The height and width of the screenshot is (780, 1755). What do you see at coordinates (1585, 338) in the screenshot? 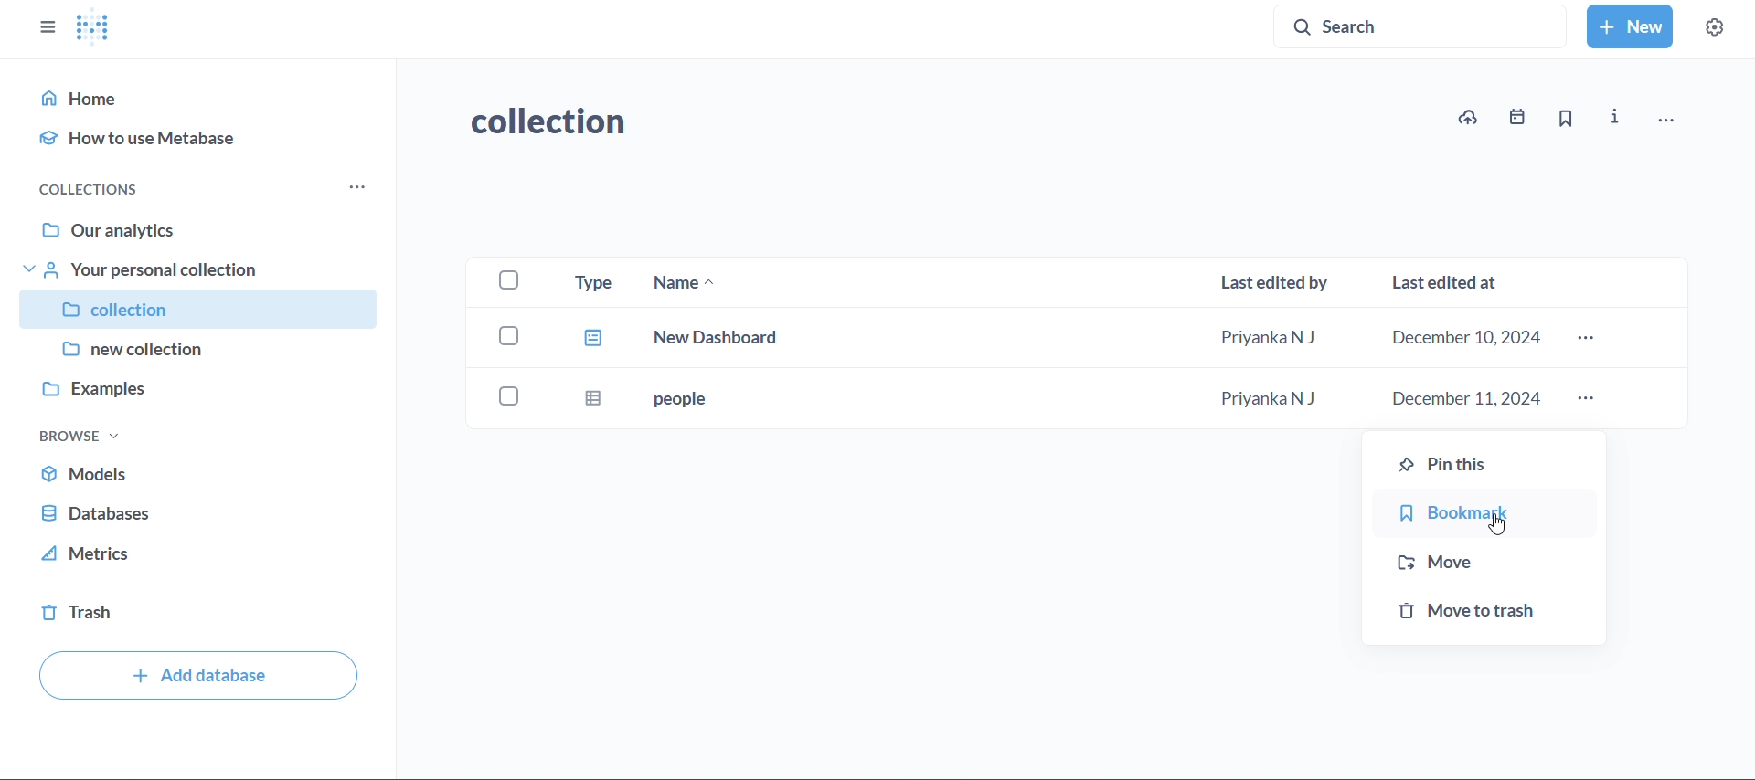
I see `more` at bounding box center [1585, 338].